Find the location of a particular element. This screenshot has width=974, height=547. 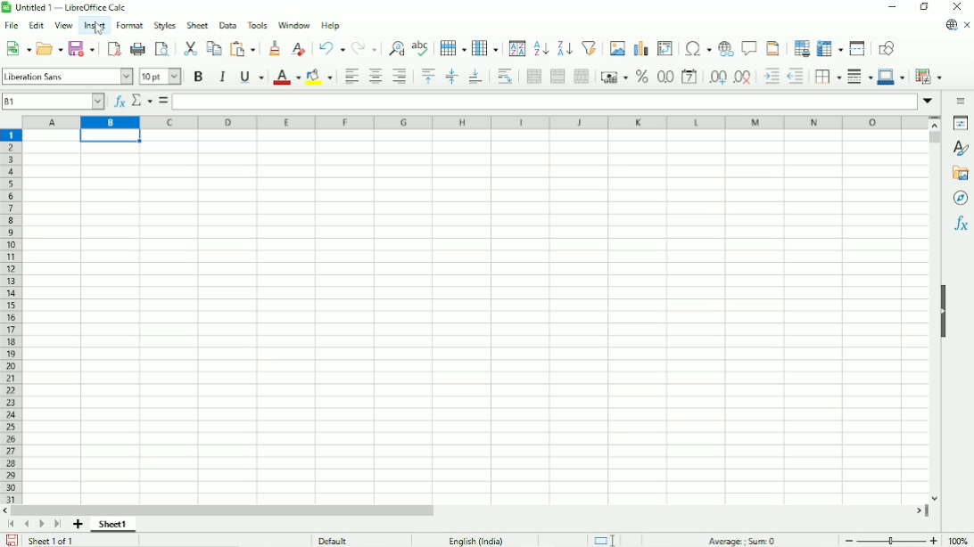

Merge cells is located at coordinates (557, 76).